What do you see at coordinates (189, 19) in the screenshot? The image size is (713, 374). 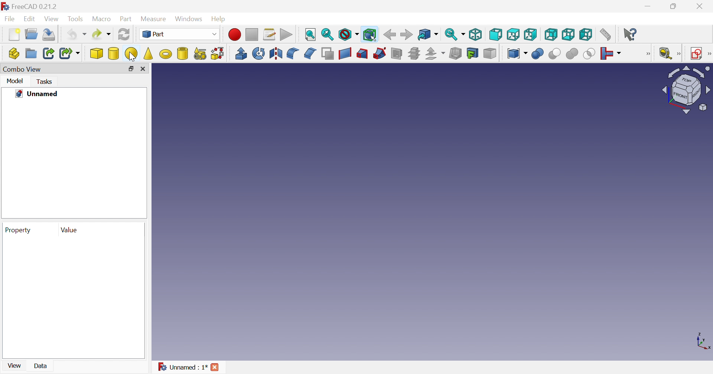 I see `Windows` at bounding box center [189, 19].